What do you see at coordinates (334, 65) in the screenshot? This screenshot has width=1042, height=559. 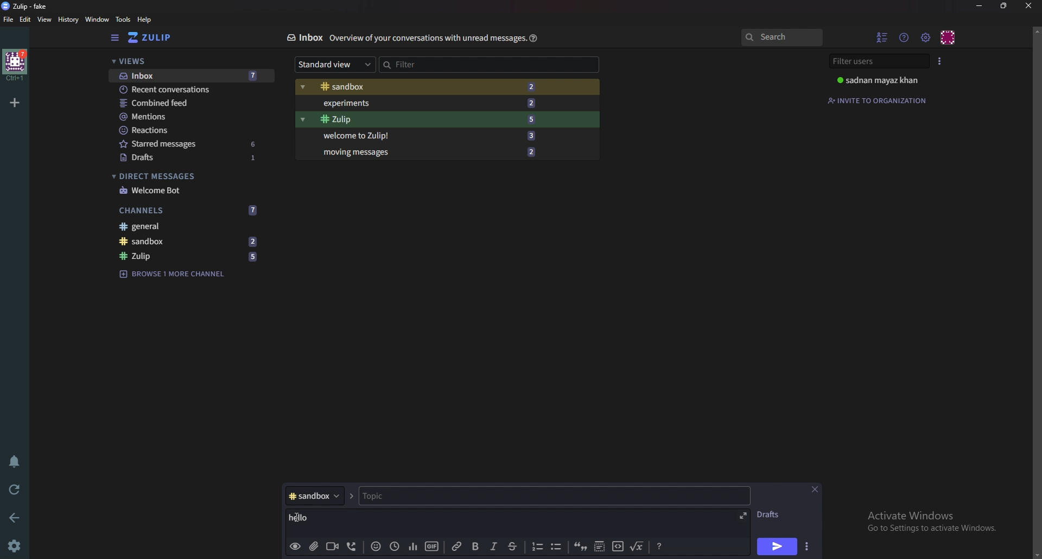 I see `Standard view` at bounding box center [334, 65].